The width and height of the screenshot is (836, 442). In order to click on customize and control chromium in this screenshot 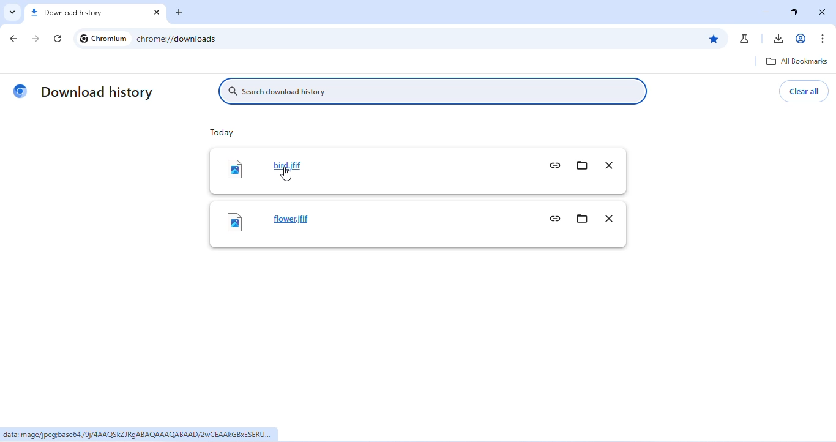, I will do `click(822, 40)`.